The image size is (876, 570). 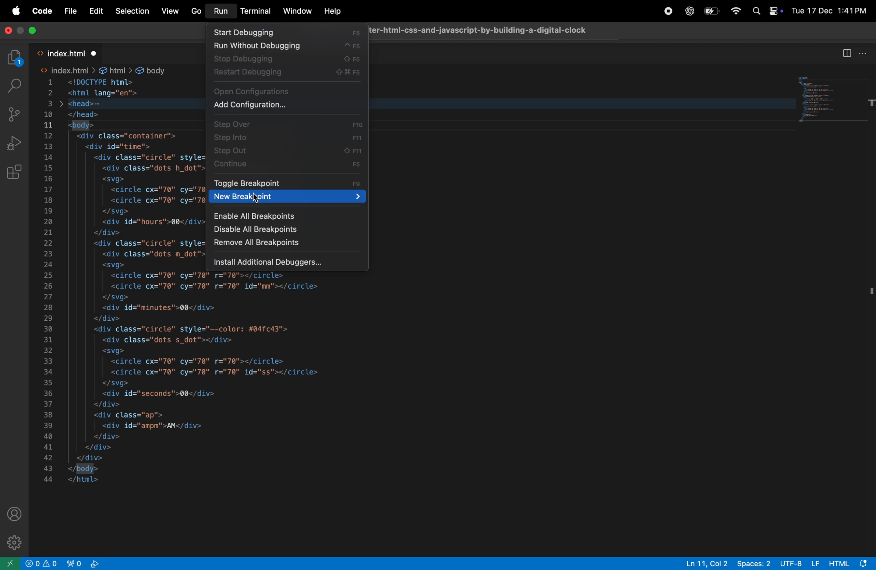 I want to click on continue, so click(x=287, y=164).